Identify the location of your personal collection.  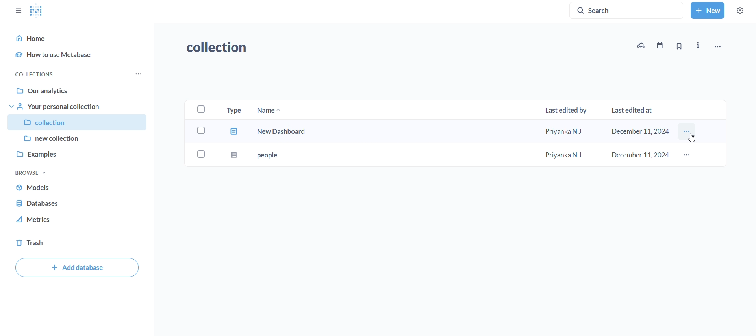
(79, 107).